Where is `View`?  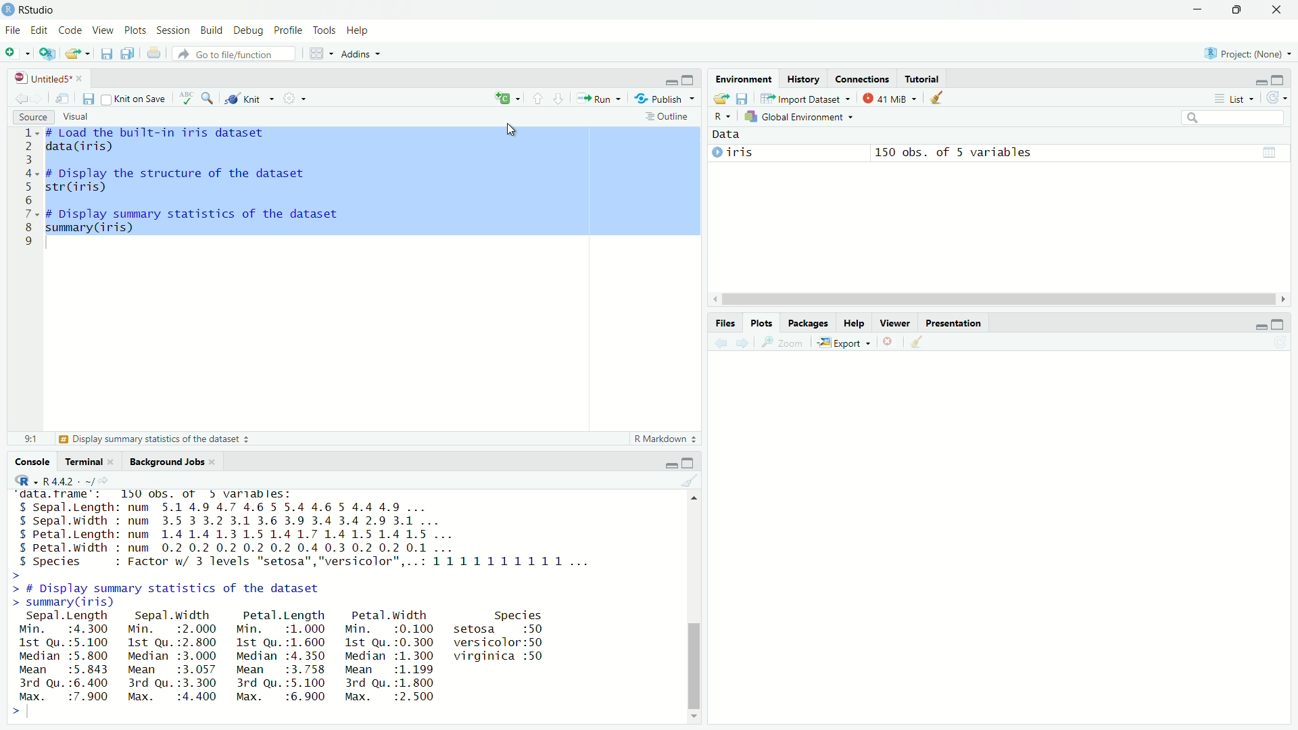
View is located at coordinates (102, 30).